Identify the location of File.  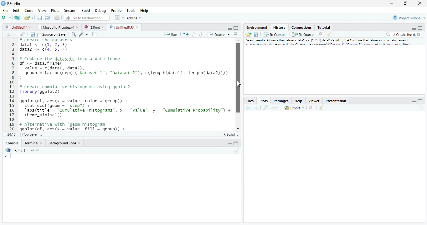
(5, 11).